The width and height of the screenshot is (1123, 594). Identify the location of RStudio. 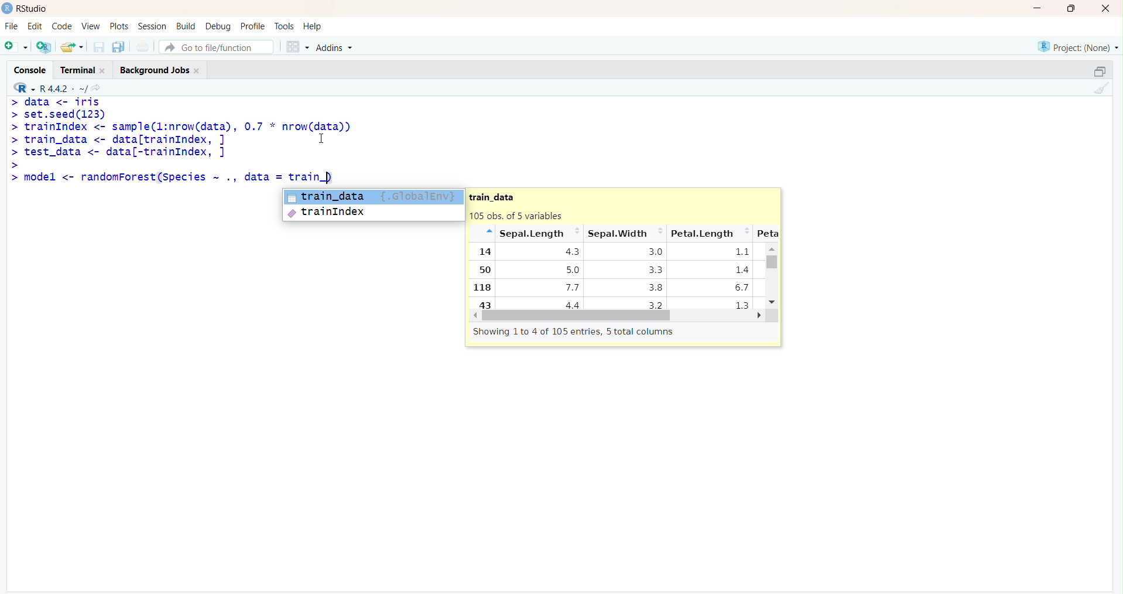
(28, 8).